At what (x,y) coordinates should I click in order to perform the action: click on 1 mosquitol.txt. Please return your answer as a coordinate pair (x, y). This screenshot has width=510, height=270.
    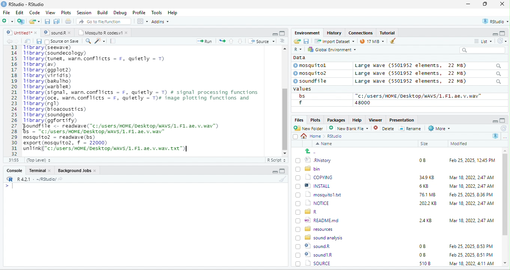
    Looking at the image, I should click on (316, 194).